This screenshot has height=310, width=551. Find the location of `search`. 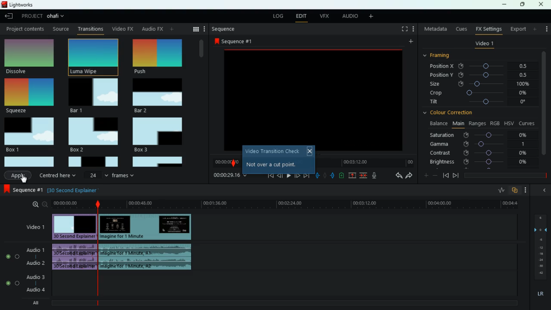

search is located at coordinates (186, 29).